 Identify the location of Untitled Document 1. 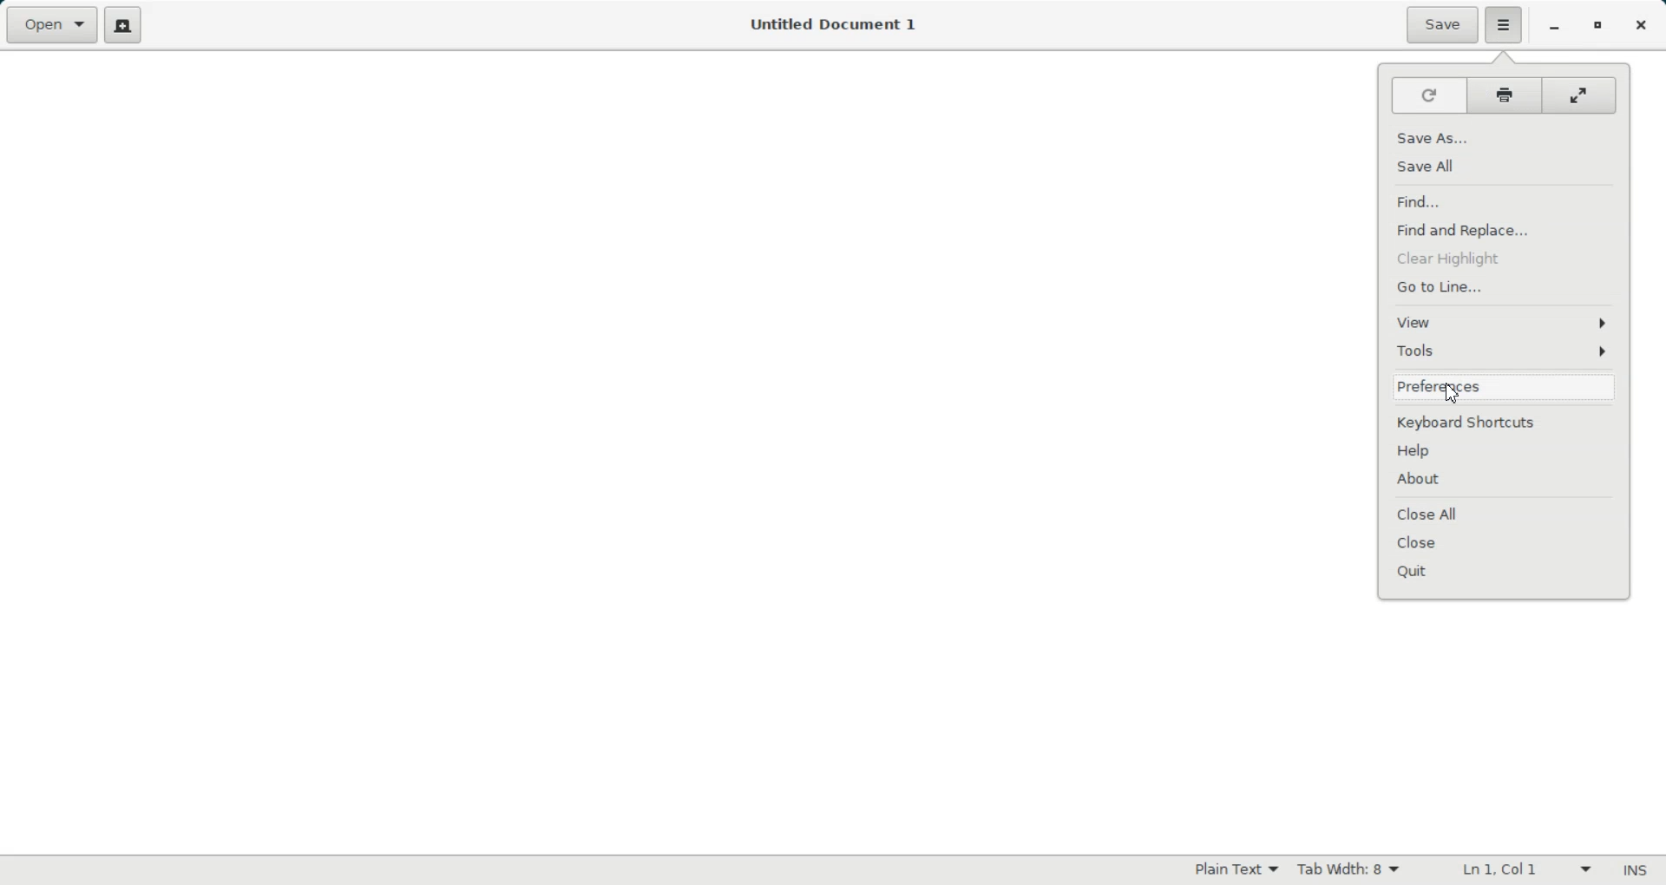
(830, 24).